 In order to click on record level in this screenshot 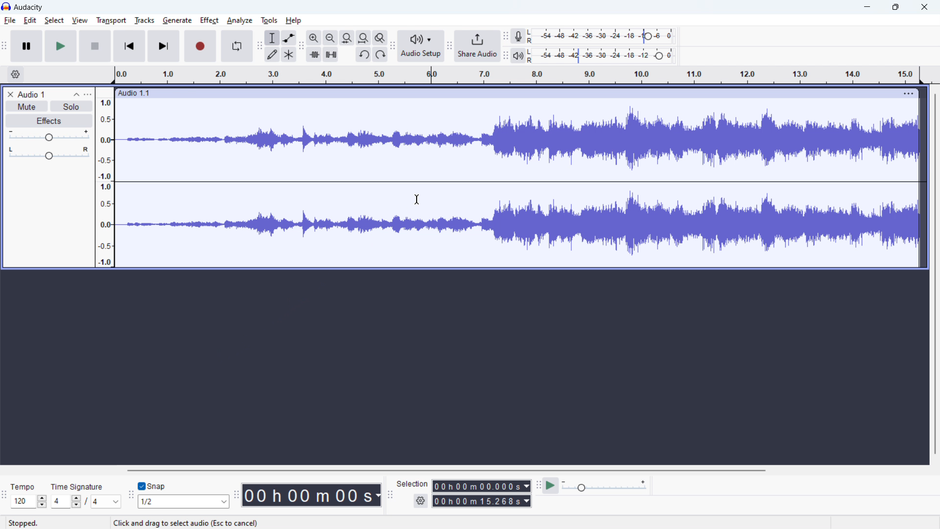, I will do `click(609, 36)`.